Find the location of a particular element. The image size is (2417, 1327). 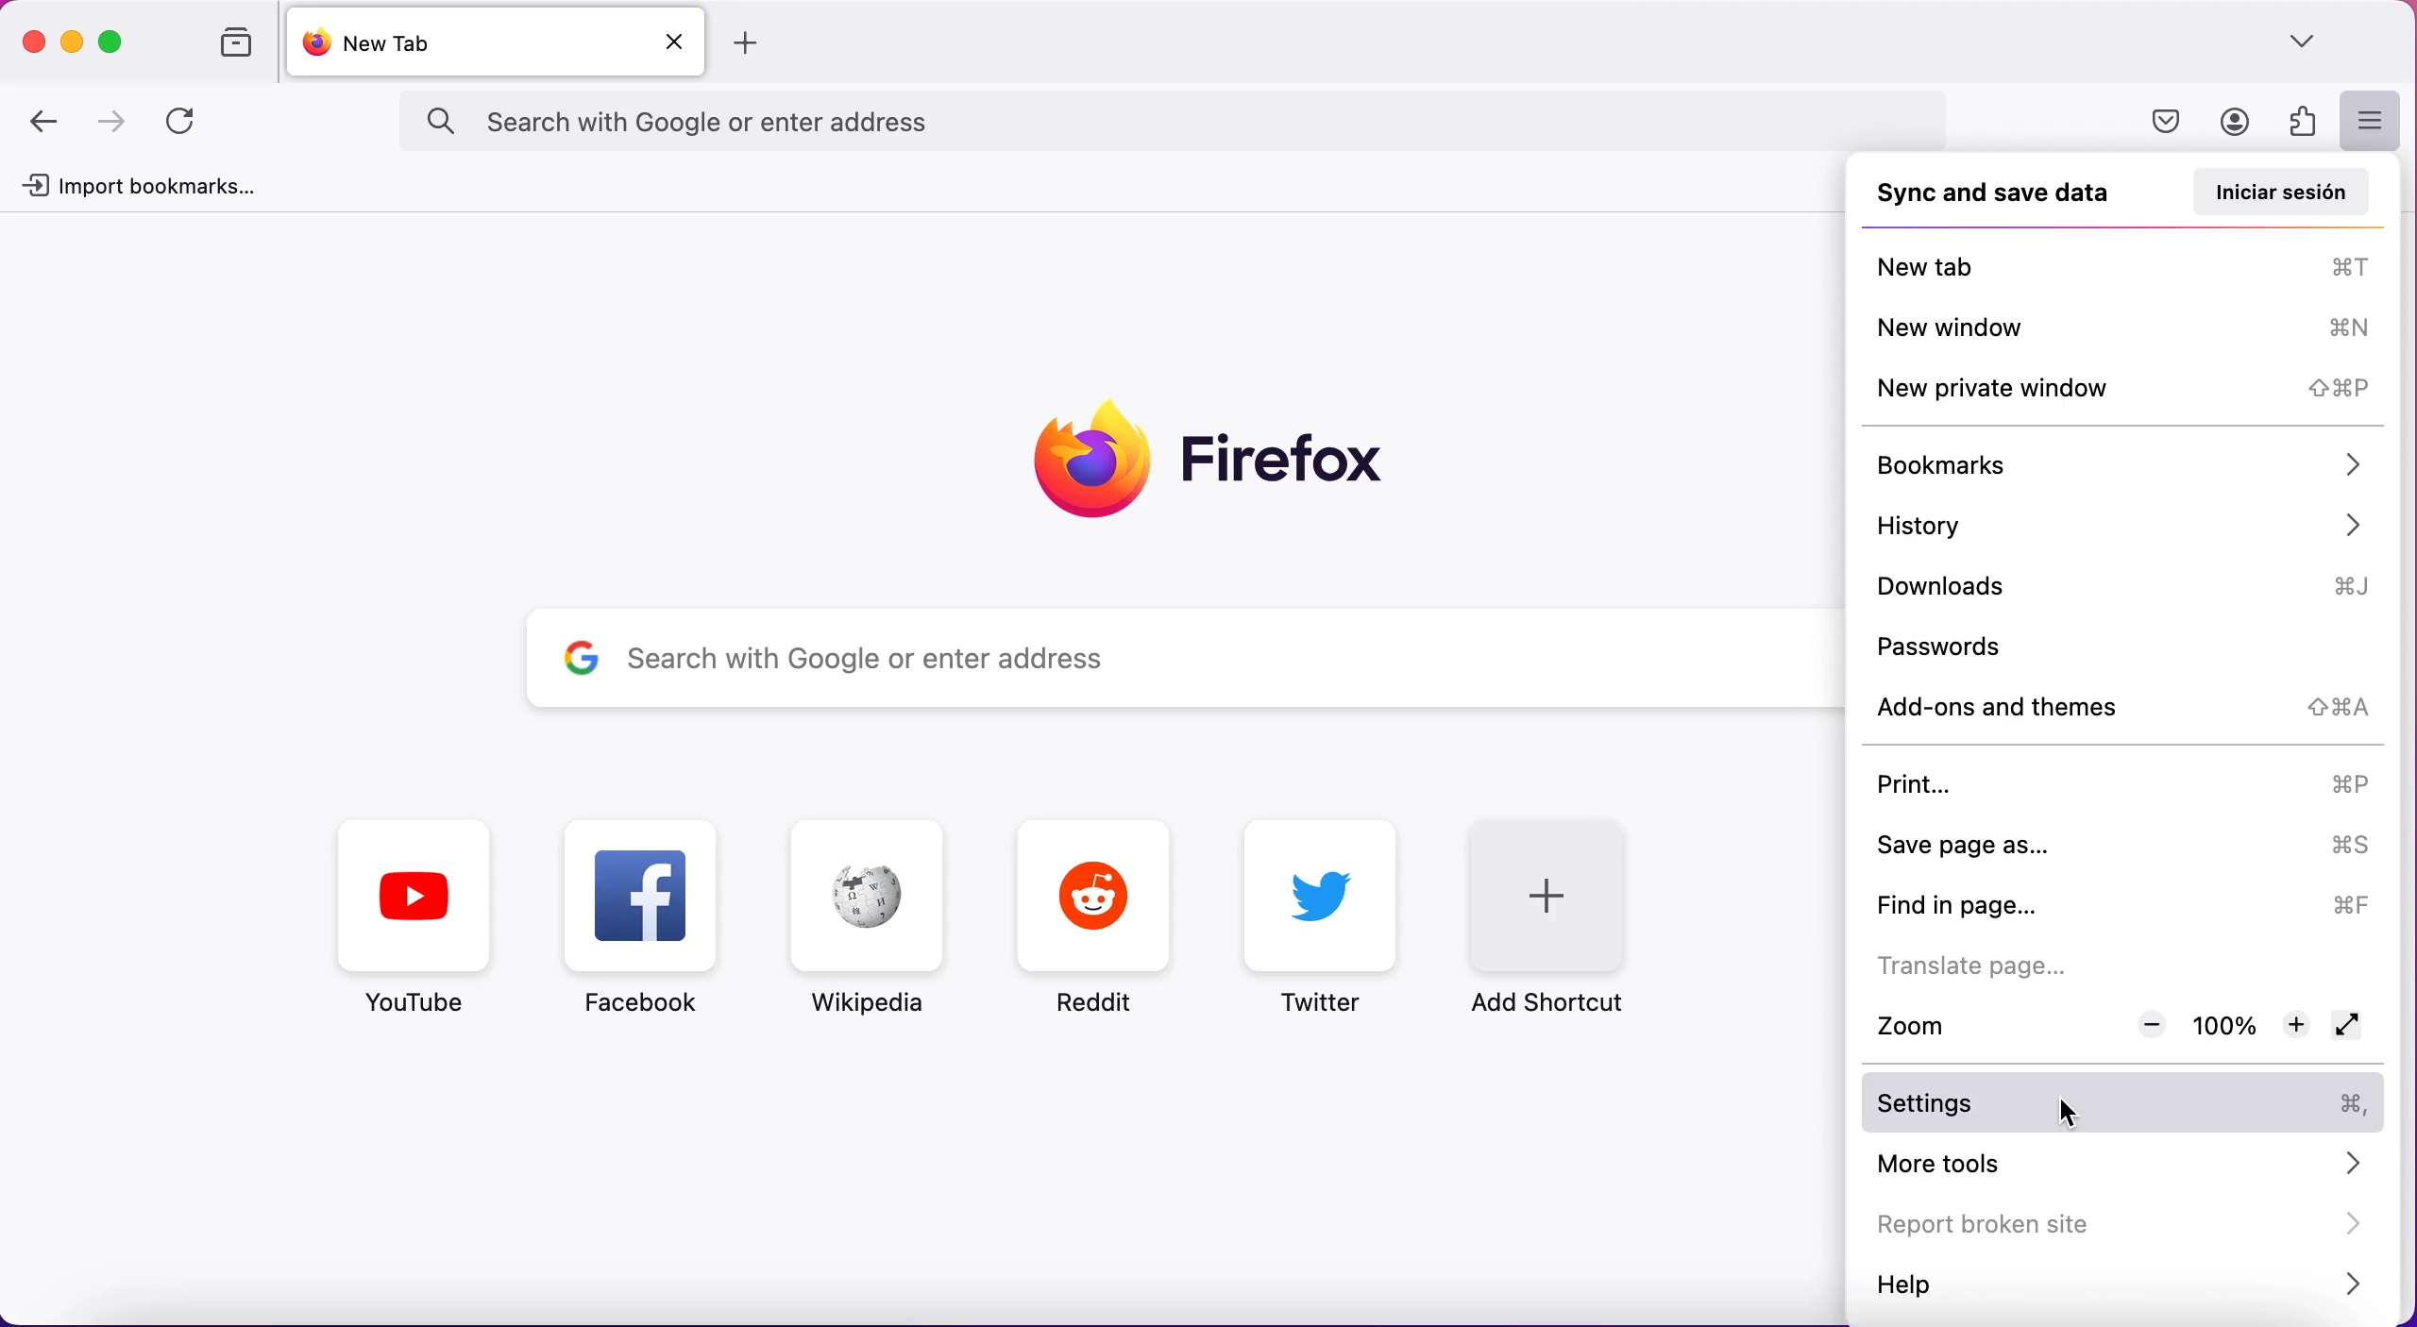

list all tabs is located at coordinates (2311, 42).